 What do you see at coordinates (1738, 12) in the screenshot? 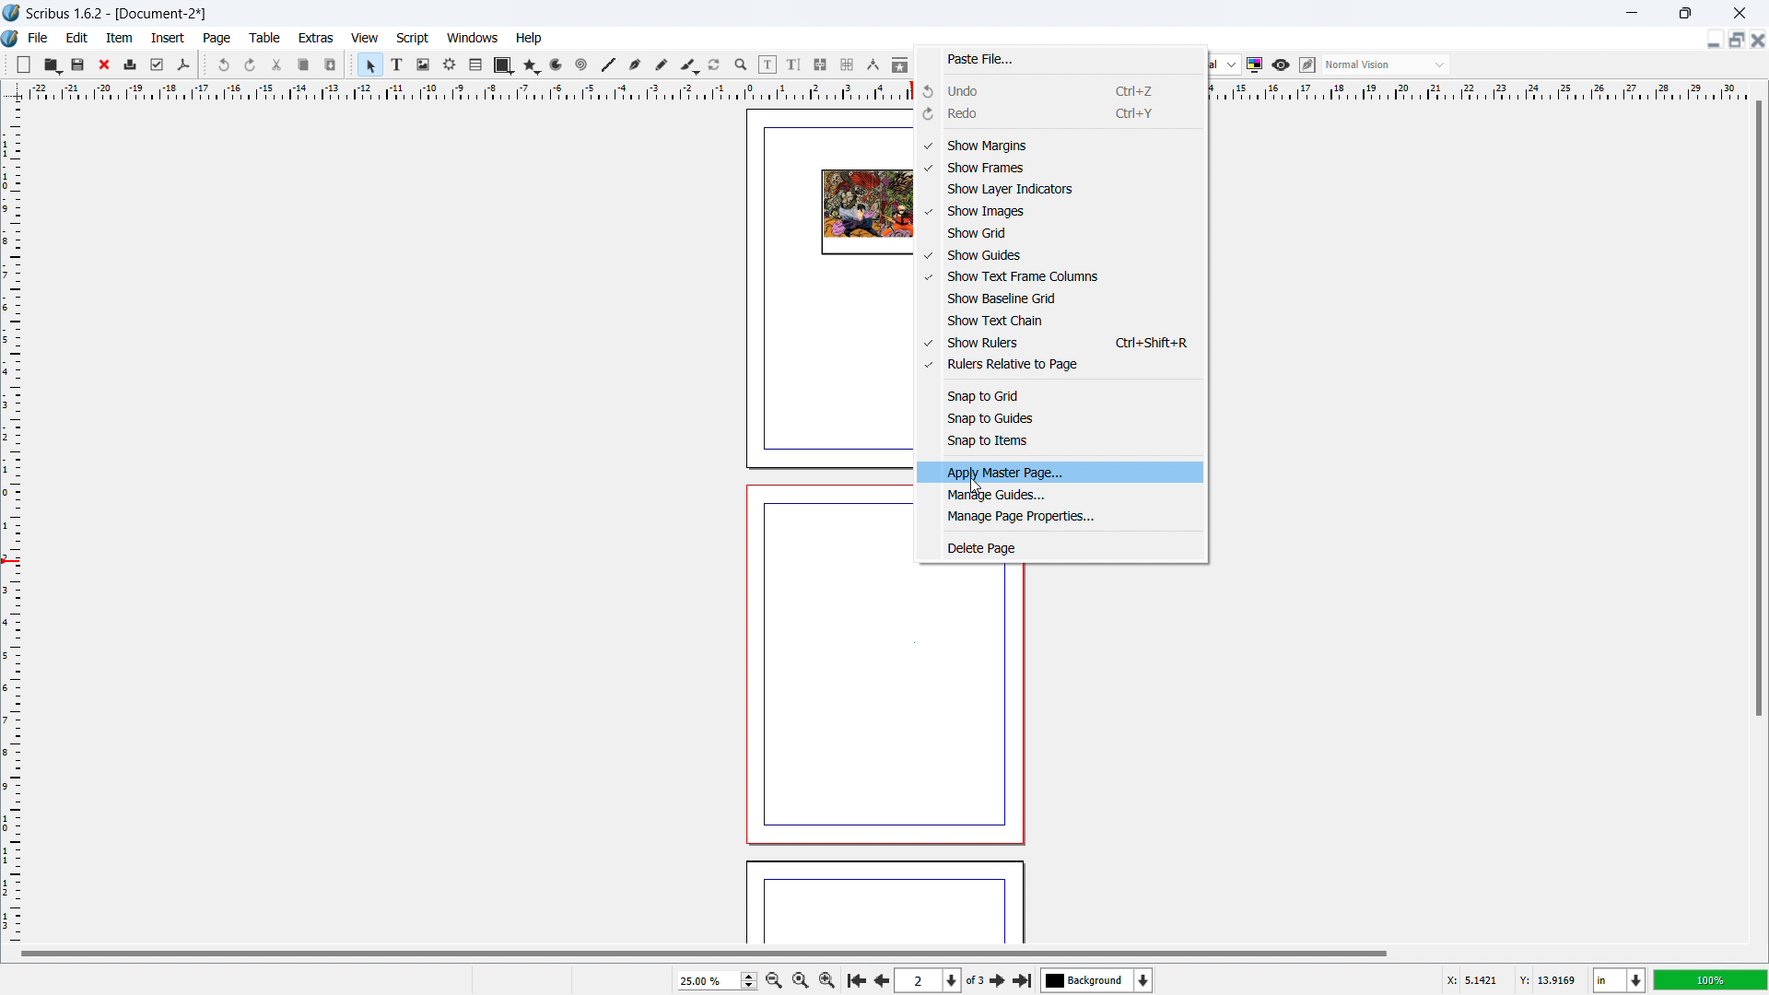
I see `close window` at bounding box center [1738, 12].